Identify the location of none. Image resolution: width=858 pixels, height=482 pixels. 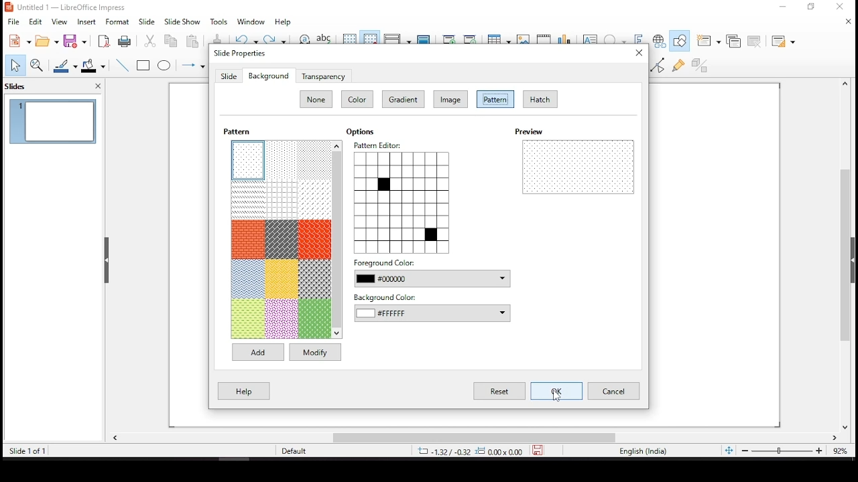
(316, 98).